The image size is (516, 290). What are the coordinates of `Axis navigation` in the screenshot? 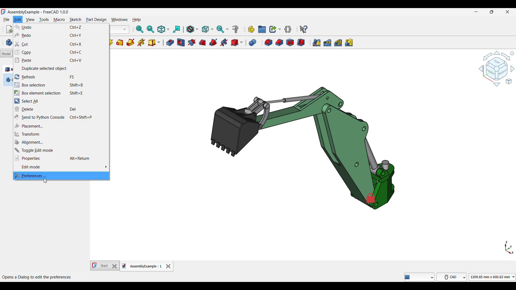 It's located at (509, 247).